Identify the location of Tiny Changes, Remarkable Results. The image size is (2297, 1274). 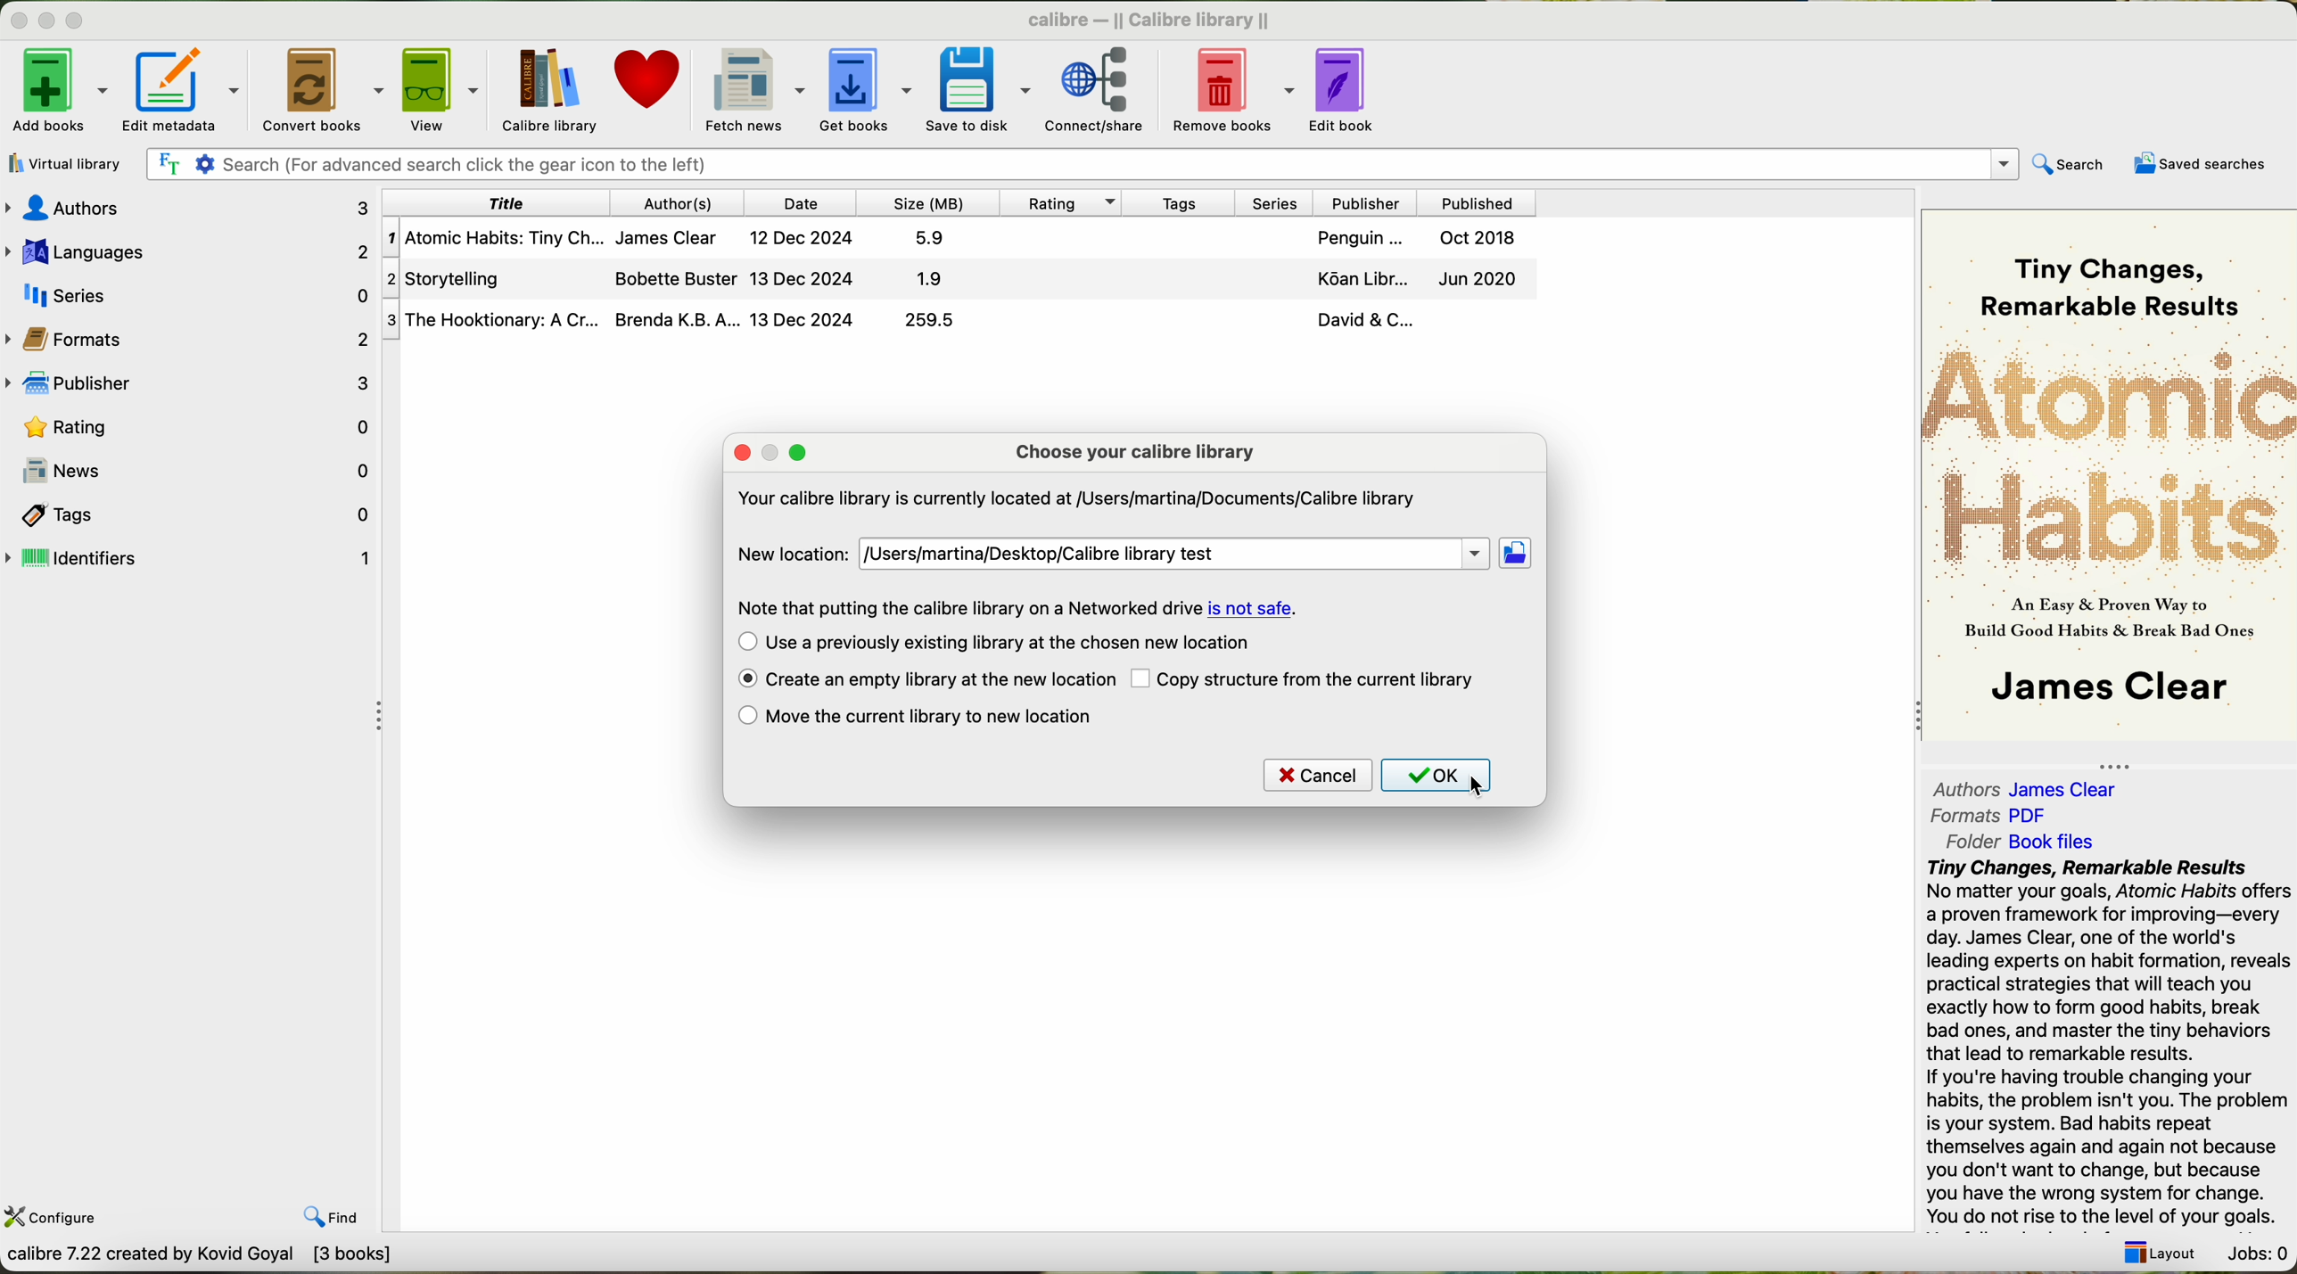
(2109, 267).